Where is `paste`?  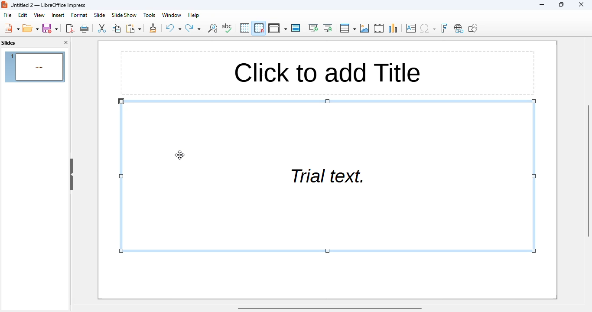
paste is located at coordinates (133, 28).